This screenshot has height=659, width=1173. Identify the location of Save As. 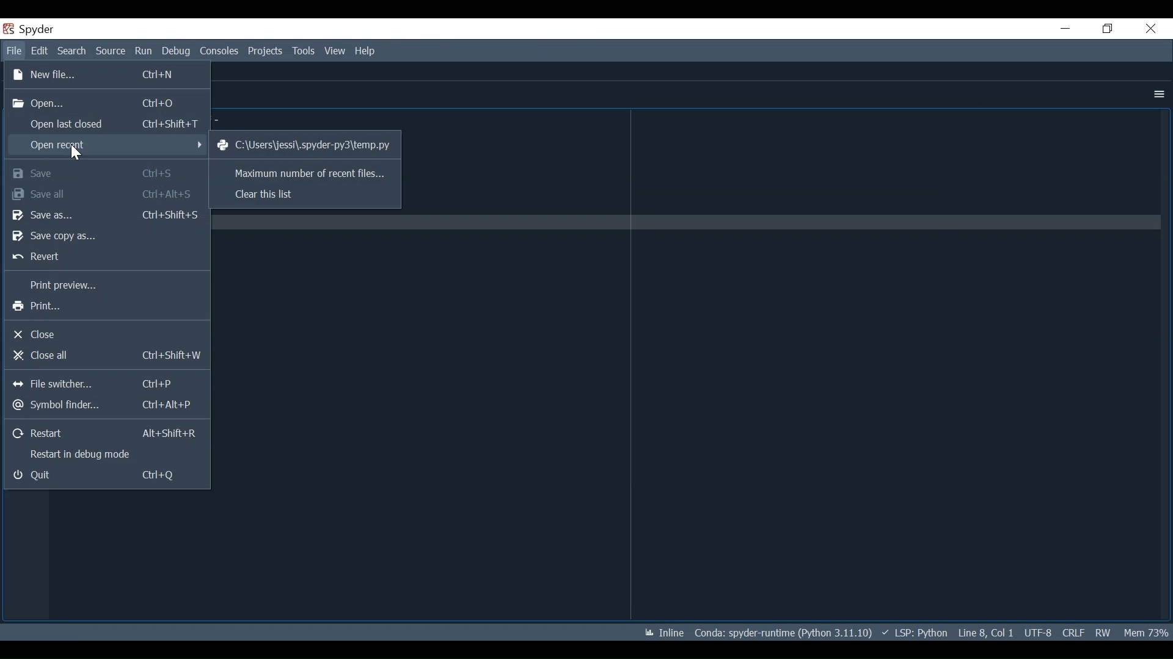
(107, 215).